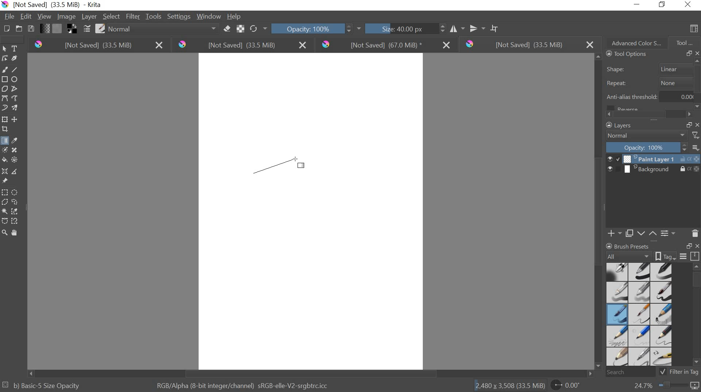  Describe the element at coordinates (46, 29) in the screenshot. I see `FILL GRADIENTS` at that location.